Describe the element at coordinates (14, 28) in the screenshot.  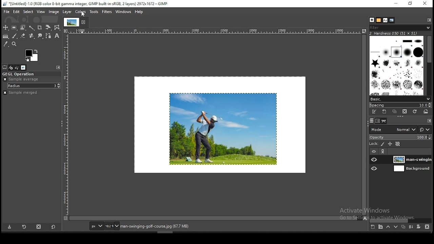
I see `rectangular selection tool` at that location.